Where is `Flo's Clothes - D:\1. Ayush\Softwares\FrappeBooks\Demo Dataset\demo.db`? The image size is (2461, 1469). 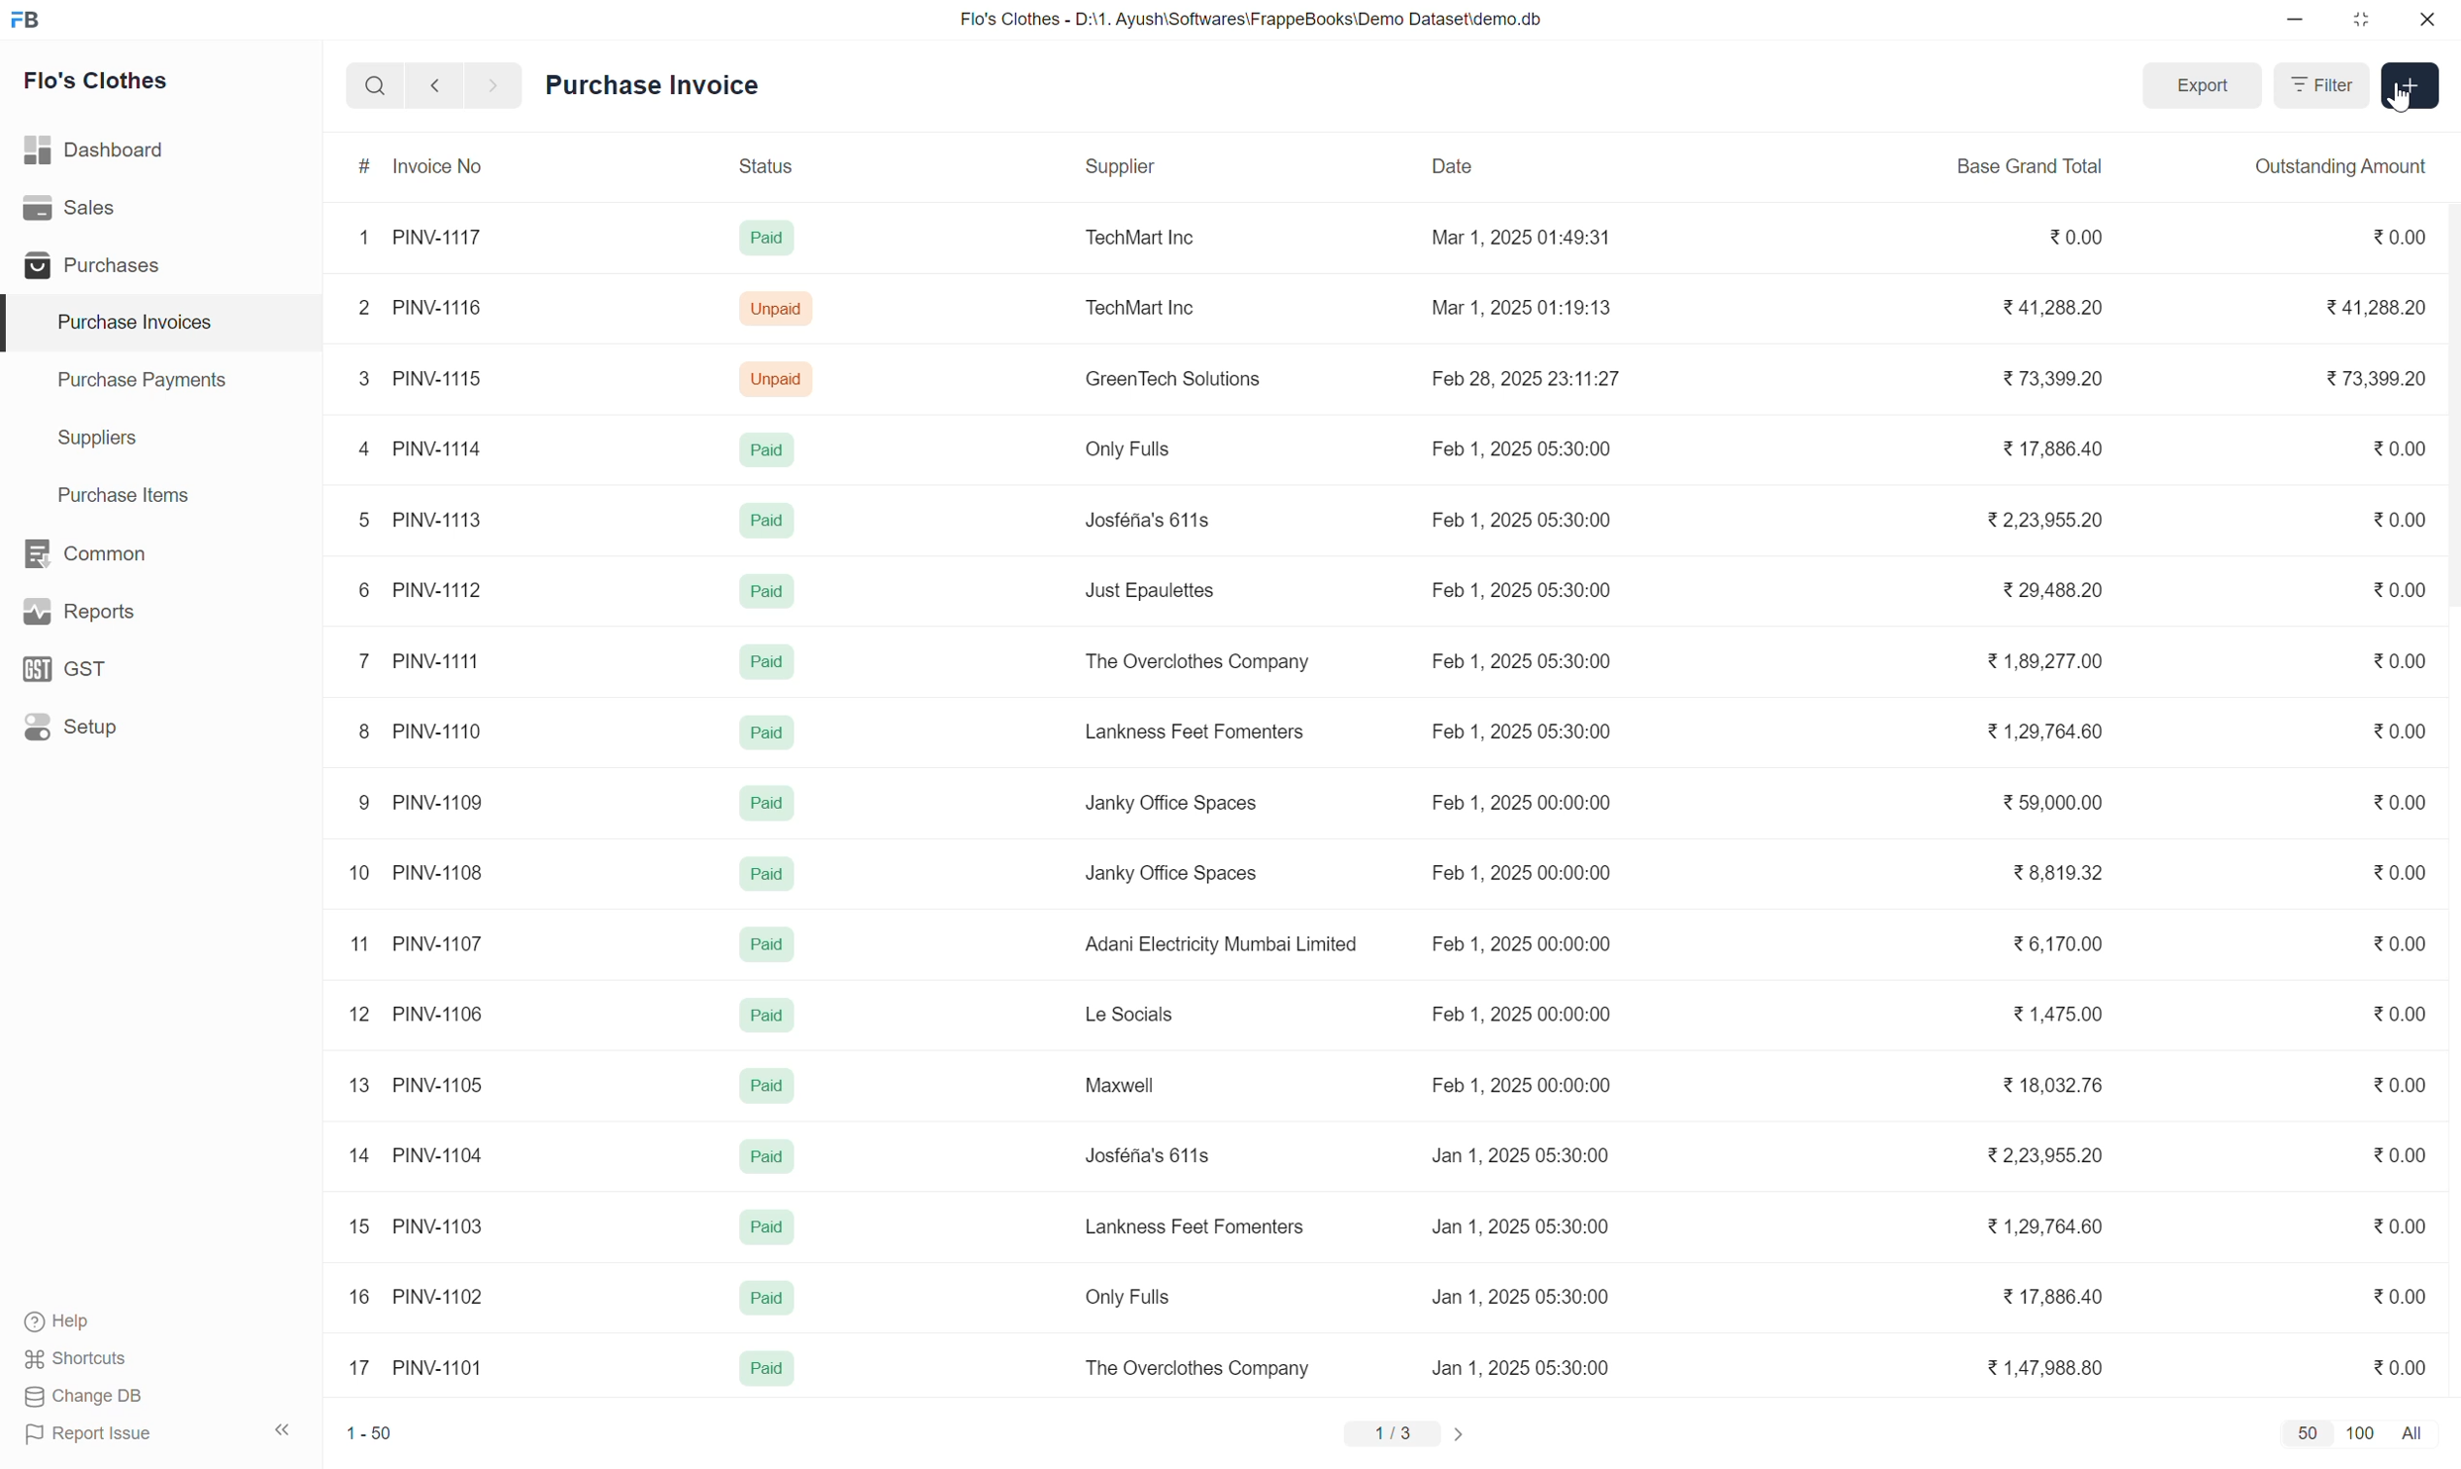
Flo's Clothes - D:\1. Ayush\Softwares\FrappeBooks\Demo Dataset\demo.db is located at coordinates (1252, 18).